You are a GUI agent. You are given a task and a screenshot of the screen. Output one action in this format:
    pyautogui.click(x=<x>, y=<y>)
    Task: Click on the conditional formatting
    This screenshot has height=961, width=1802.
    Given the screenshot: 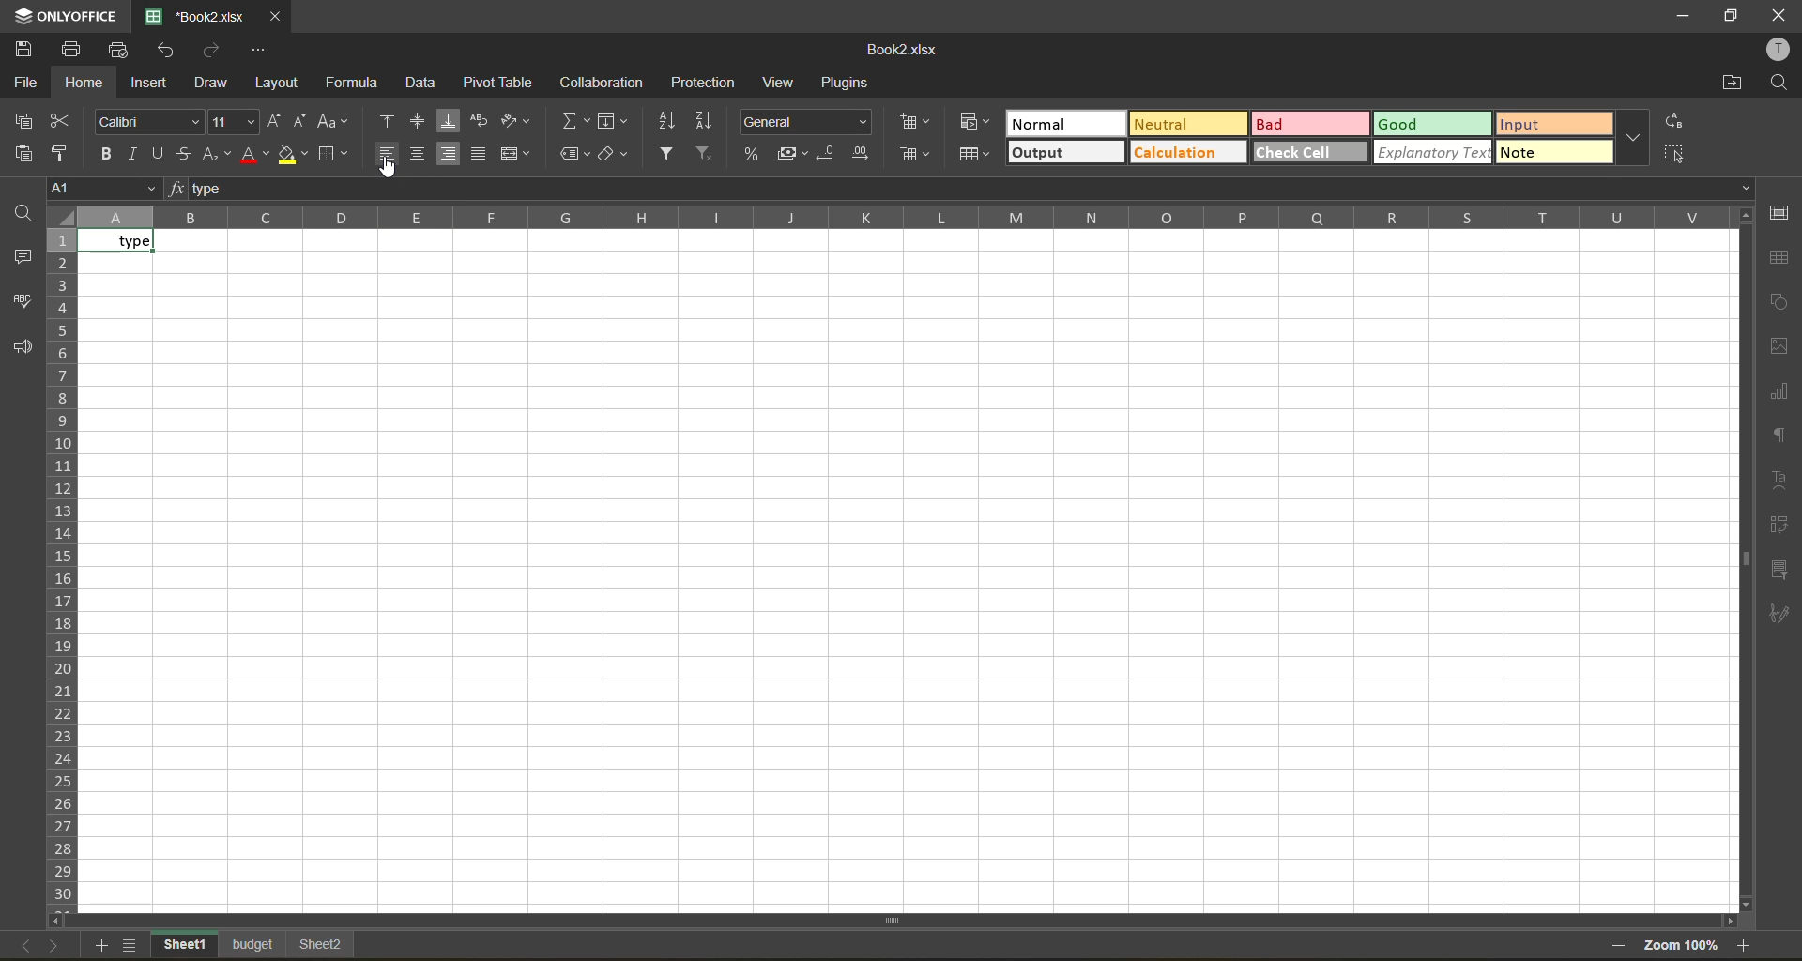 What is the action you would take?
    pyautogui.click(x=977, y=123)
    